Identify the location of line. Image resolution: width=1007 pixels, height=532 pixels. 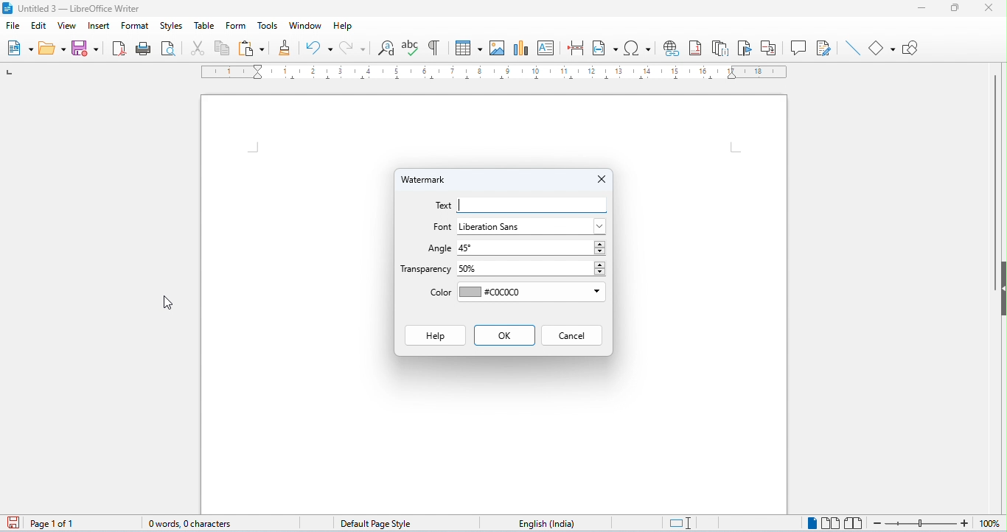
(853, 48).